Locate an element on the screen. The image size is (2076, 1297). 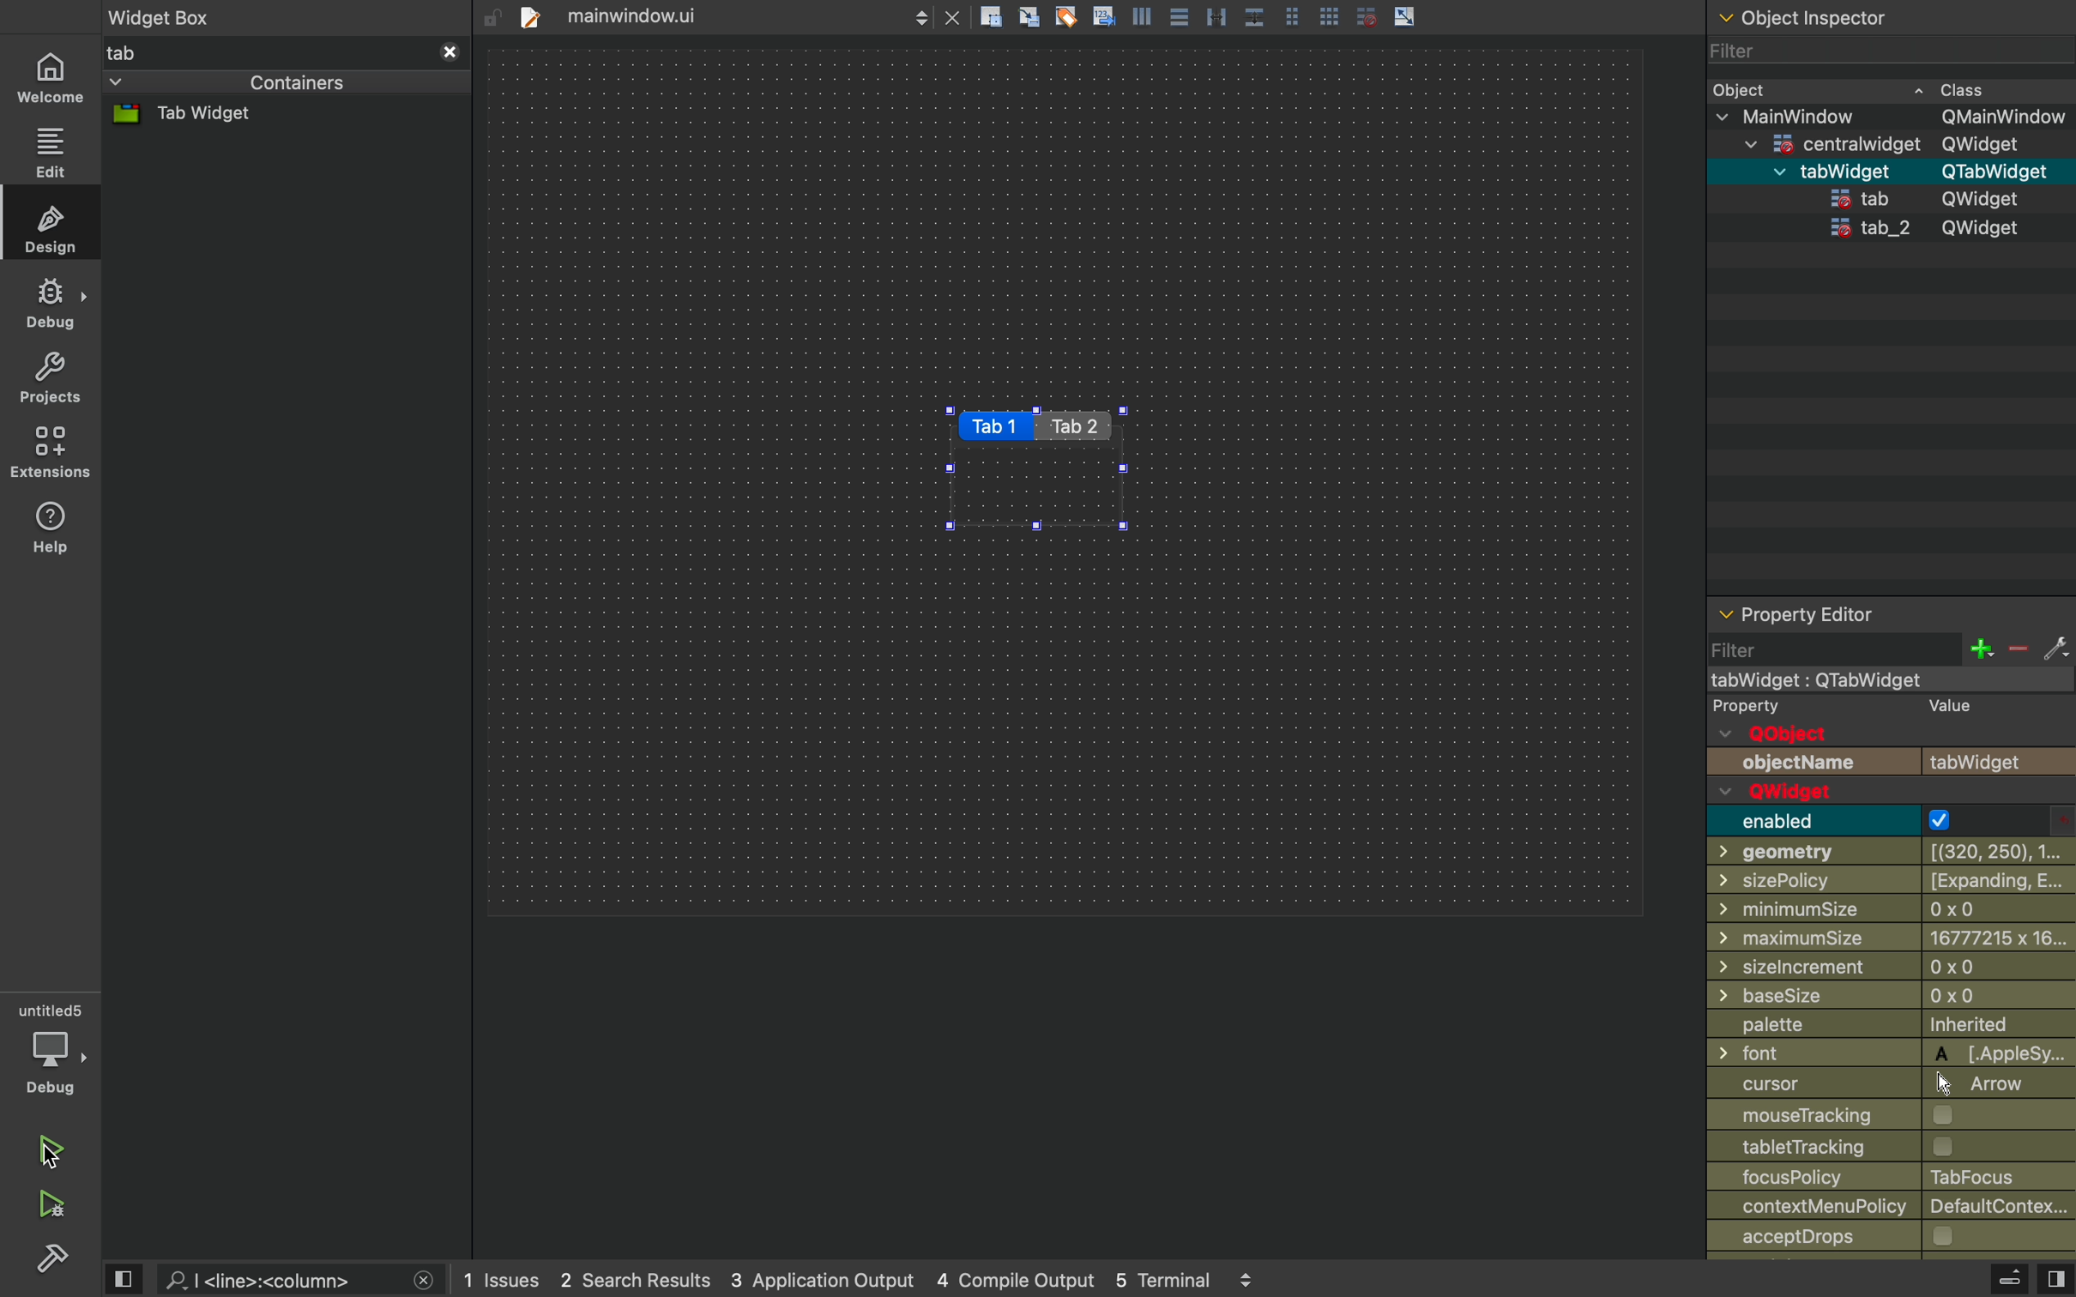
qobject is located at coordinates (1832, 733).